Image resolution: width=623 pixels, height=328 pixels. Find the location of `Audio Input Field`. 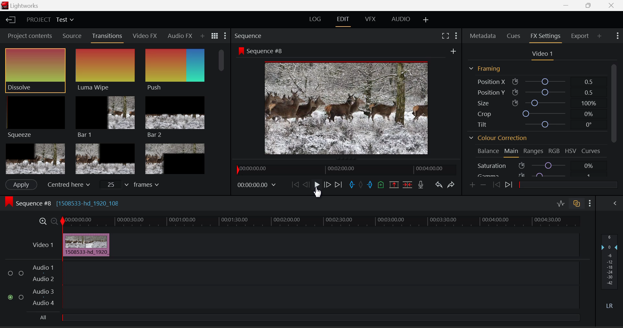

Audio Input Field is located at coordinates (320, 298).